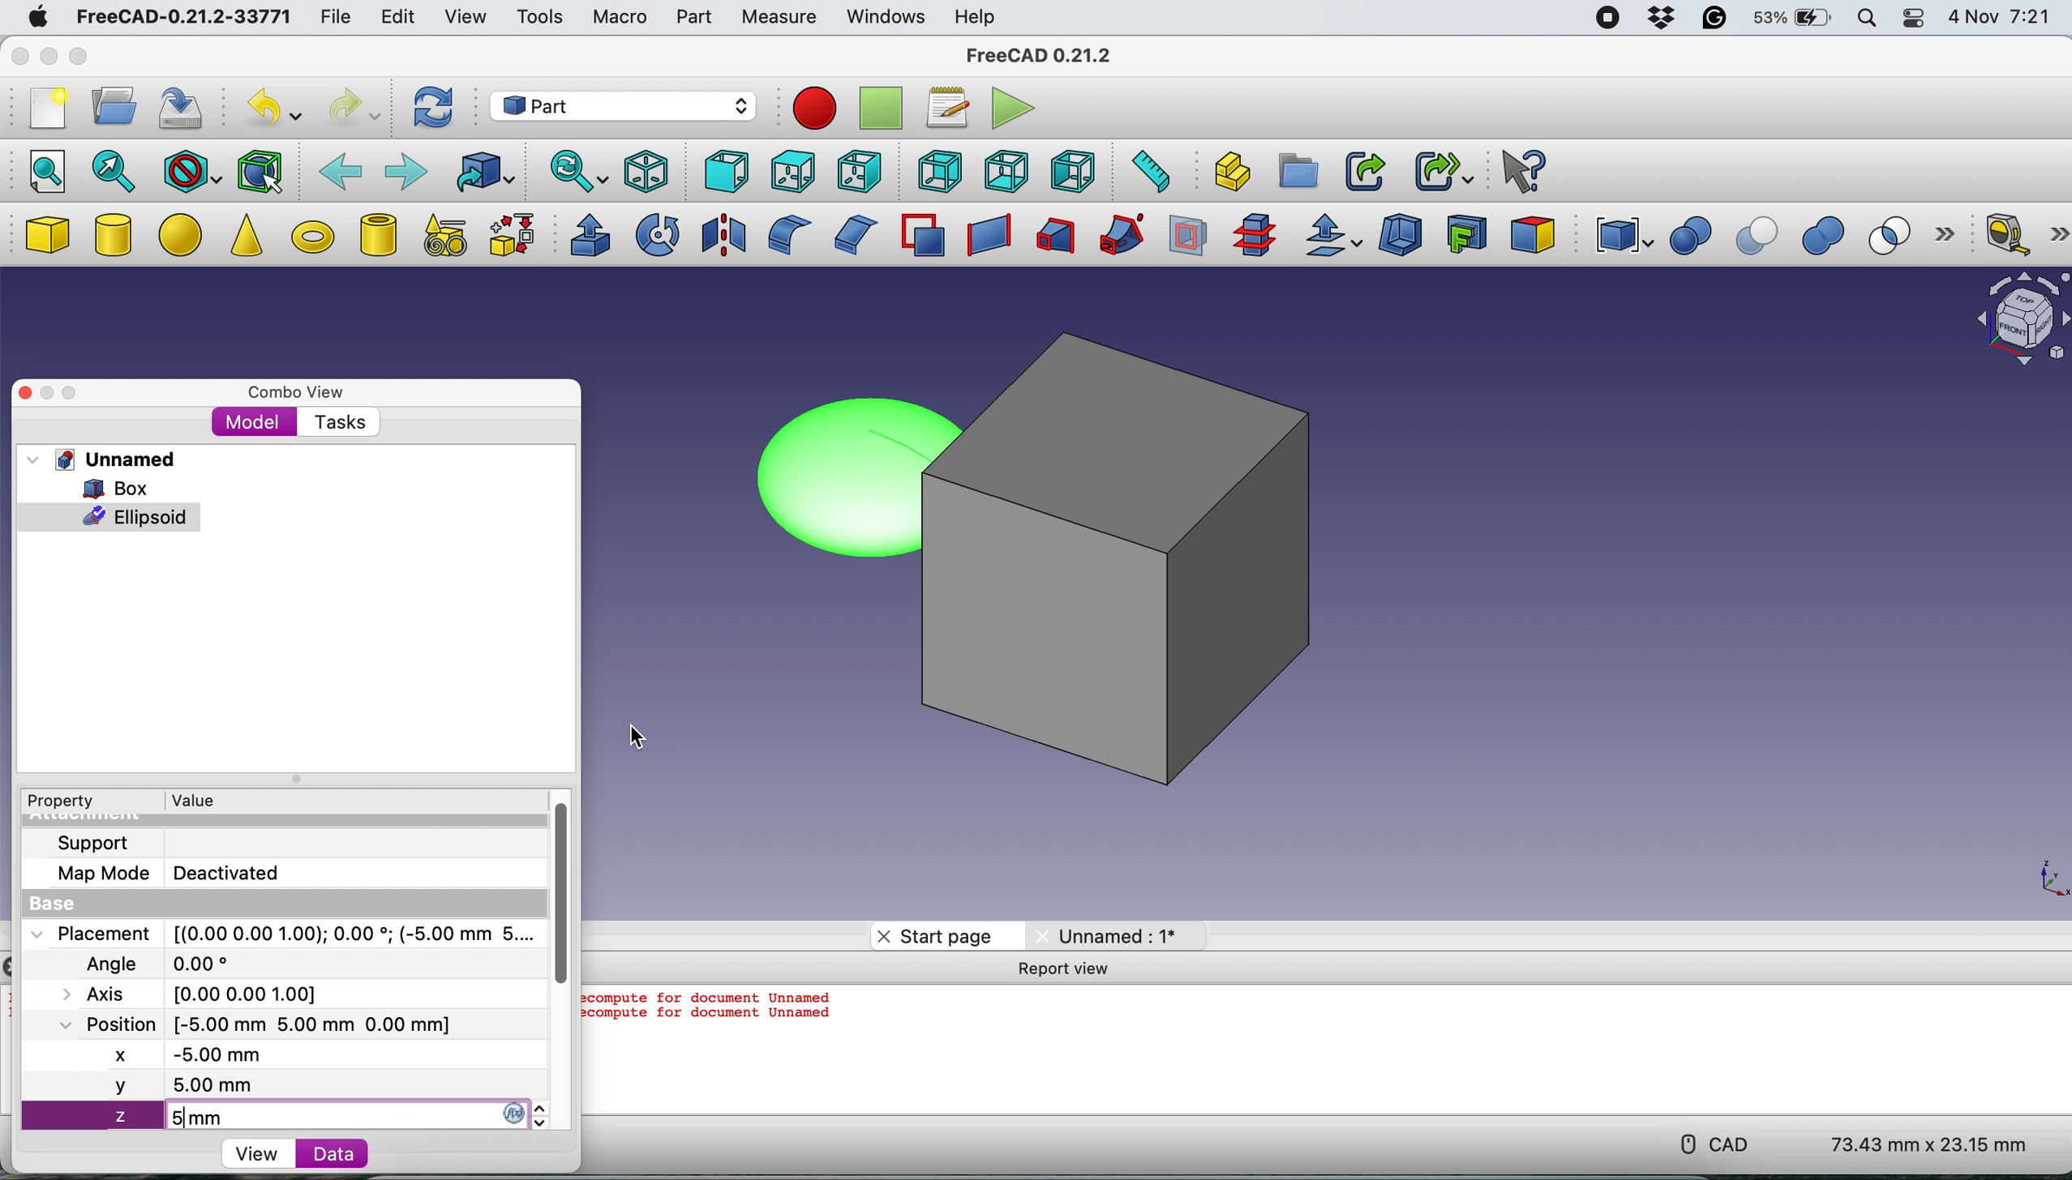 The image size is (2072, 1180). I want to click on bottom, so click(1007, 173).